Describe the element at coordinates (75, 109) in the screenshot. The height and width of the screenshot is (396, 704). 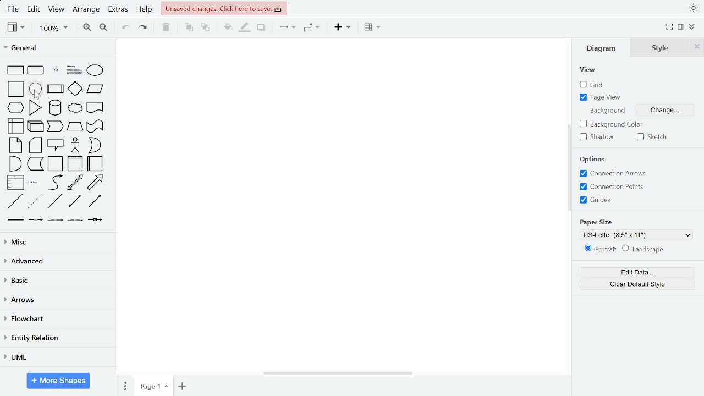
I see `cloud` at that location.